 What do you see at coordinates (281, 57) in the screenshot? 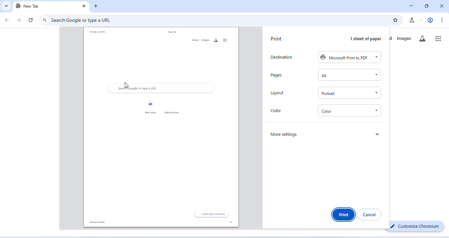
I see `destination` at bounding box center [281, 57].